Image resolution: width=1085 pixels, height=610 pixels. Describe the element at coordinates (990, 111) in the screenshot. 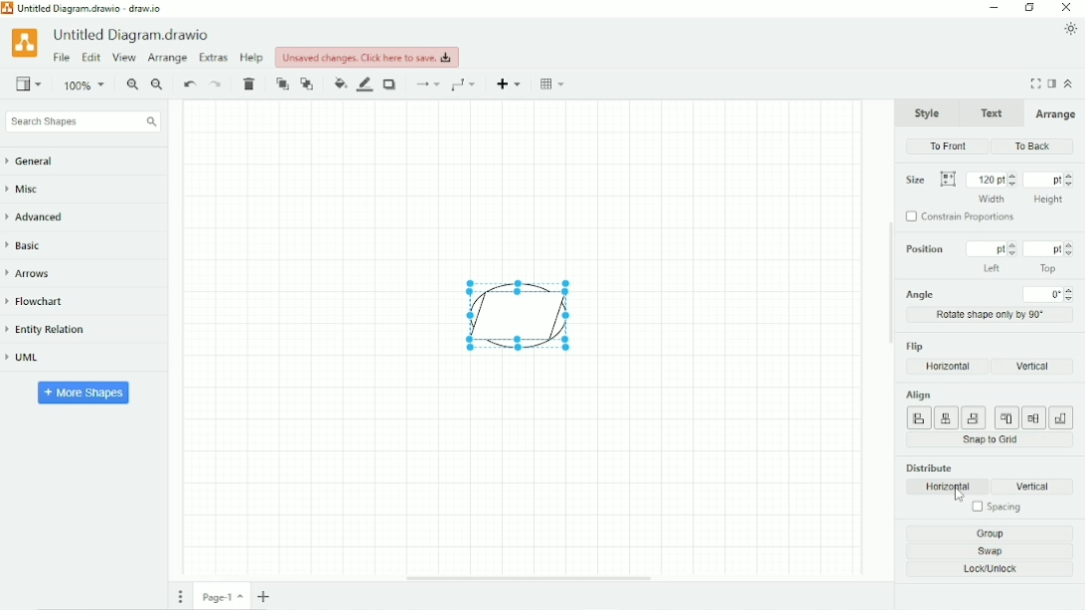

I see `Text` at that location.